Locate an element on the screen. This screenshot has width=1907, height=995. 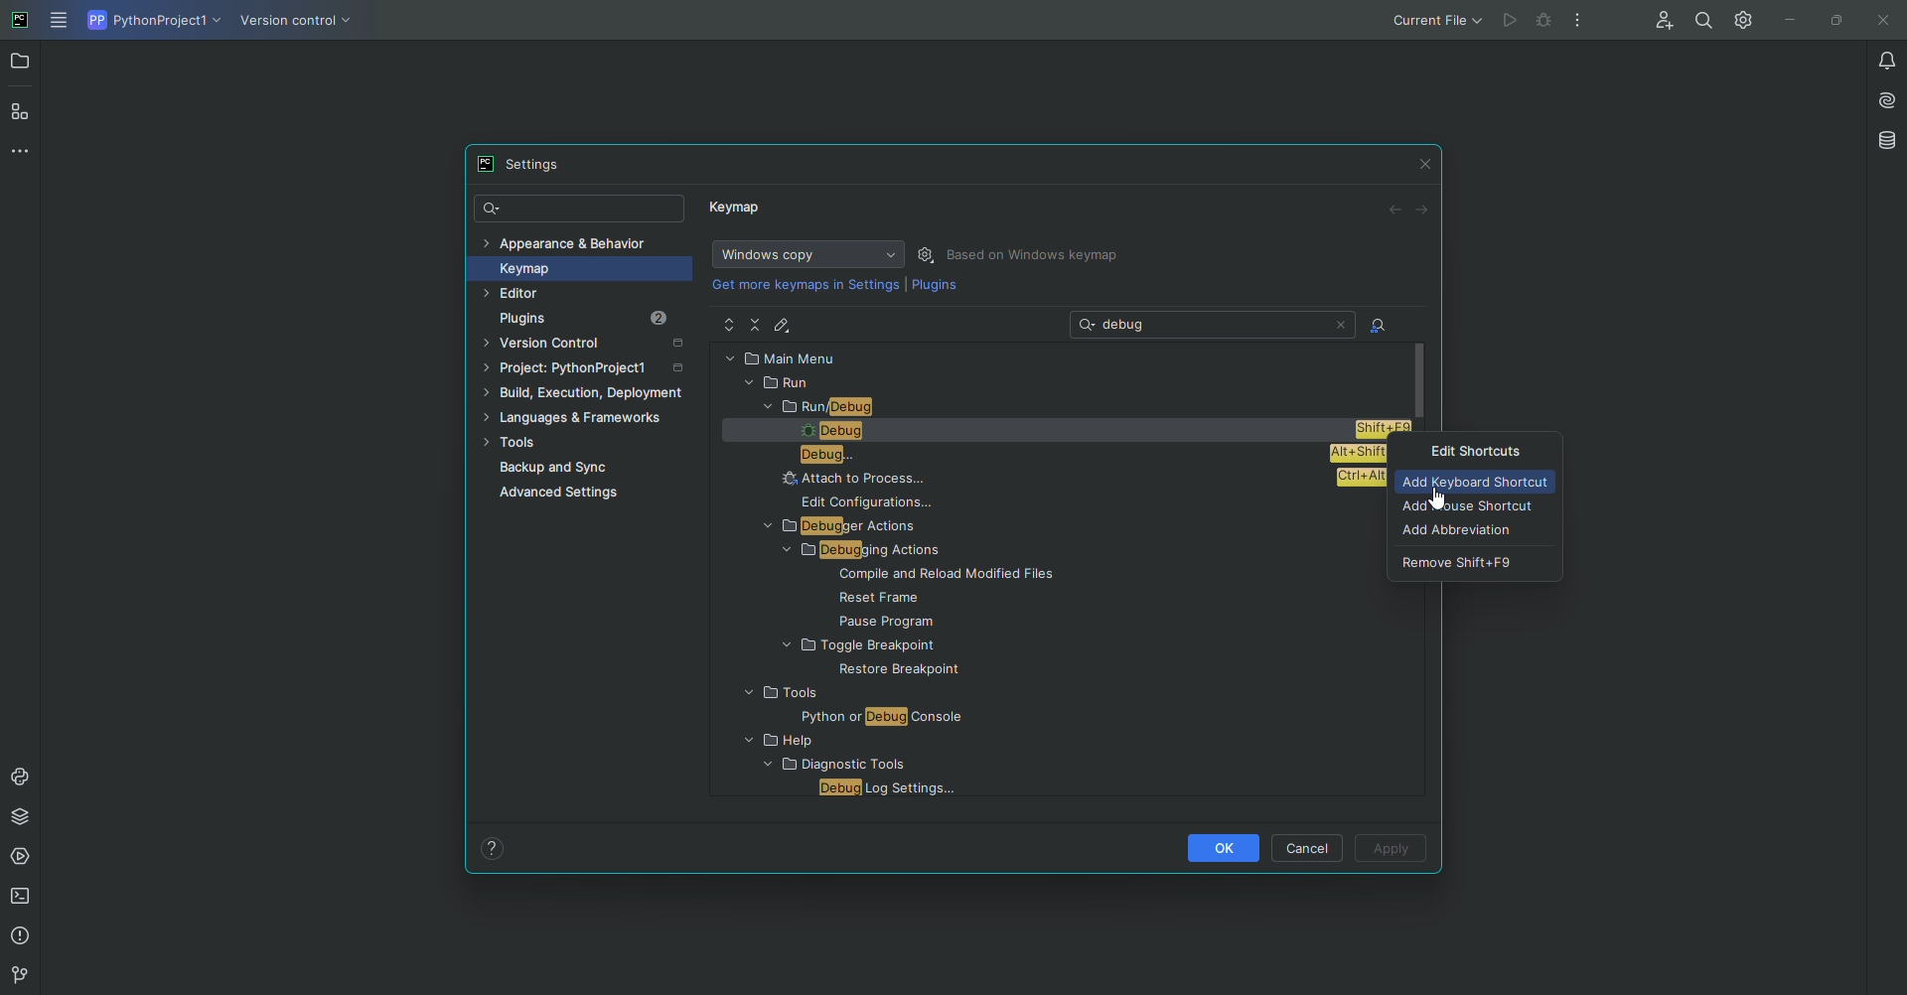
Keymap is located at coordinates (738, 212).